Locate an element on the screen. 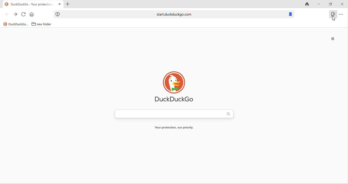 The width and height of the screenshot is (348, 184). new folder is located at coordinates (46, 24).